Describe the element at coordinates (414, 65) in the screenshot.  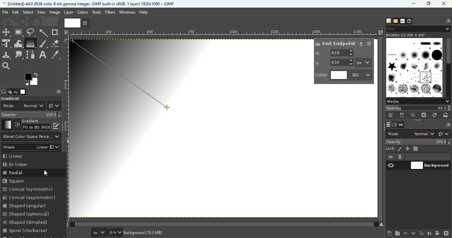
I see `Image Box` at that location.